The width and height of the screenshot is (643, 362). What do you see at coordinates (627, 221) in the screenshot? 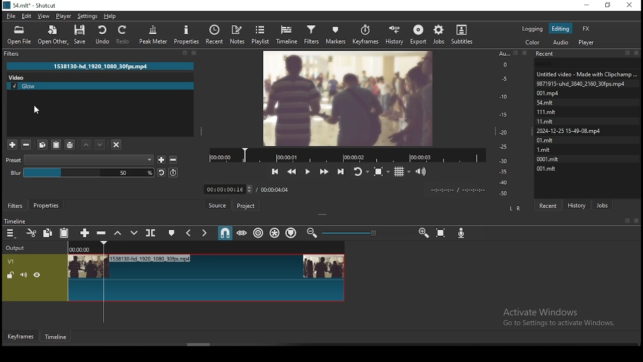
I see `bookmark` at bounding box center [627, 221].